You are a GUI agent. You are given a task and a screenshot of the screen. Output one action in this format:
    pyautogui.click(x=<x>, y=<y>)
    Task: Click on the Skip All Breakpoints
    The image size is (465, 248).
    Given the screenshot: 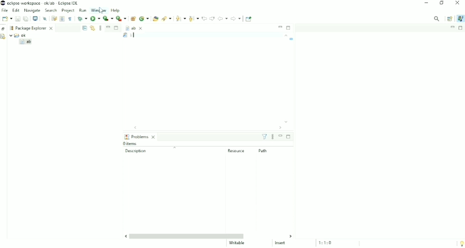 What is the action you would take?
    pyautogui.click(x=45, y=18)
    